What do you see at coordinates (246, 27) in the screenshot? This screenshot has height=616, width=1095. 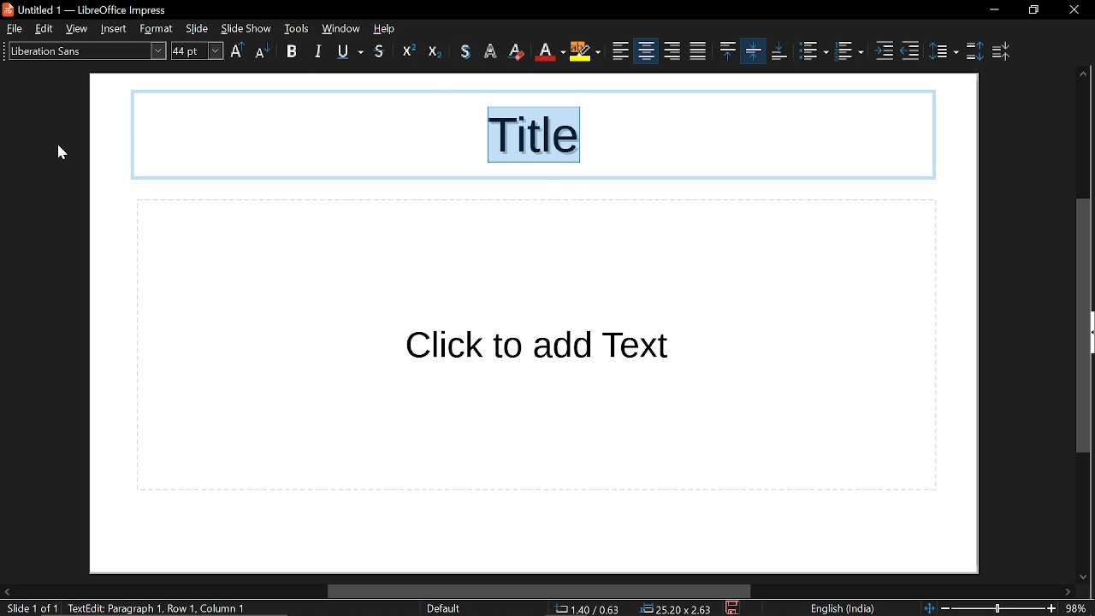 I see `slide show` at bounding box center [246, 27].